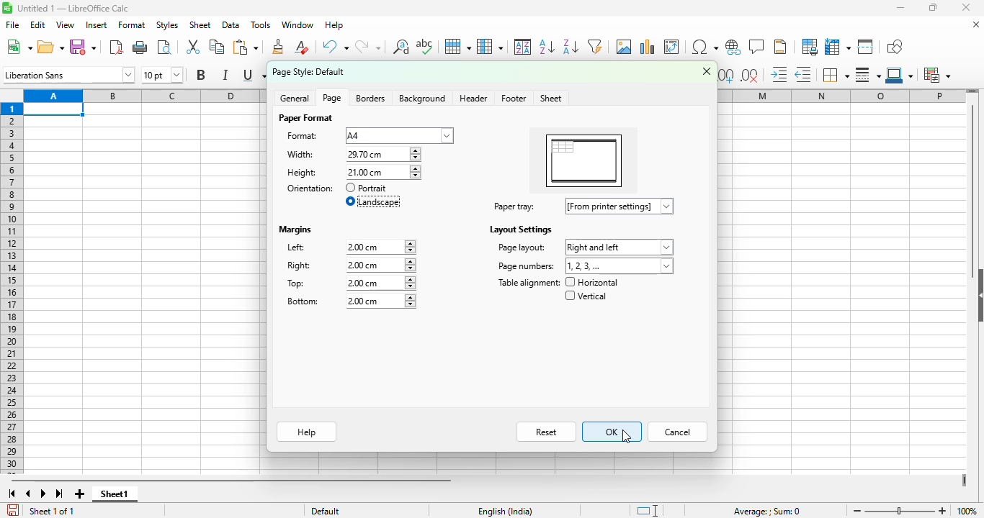  I want to click on orientation, so click(311, 188).